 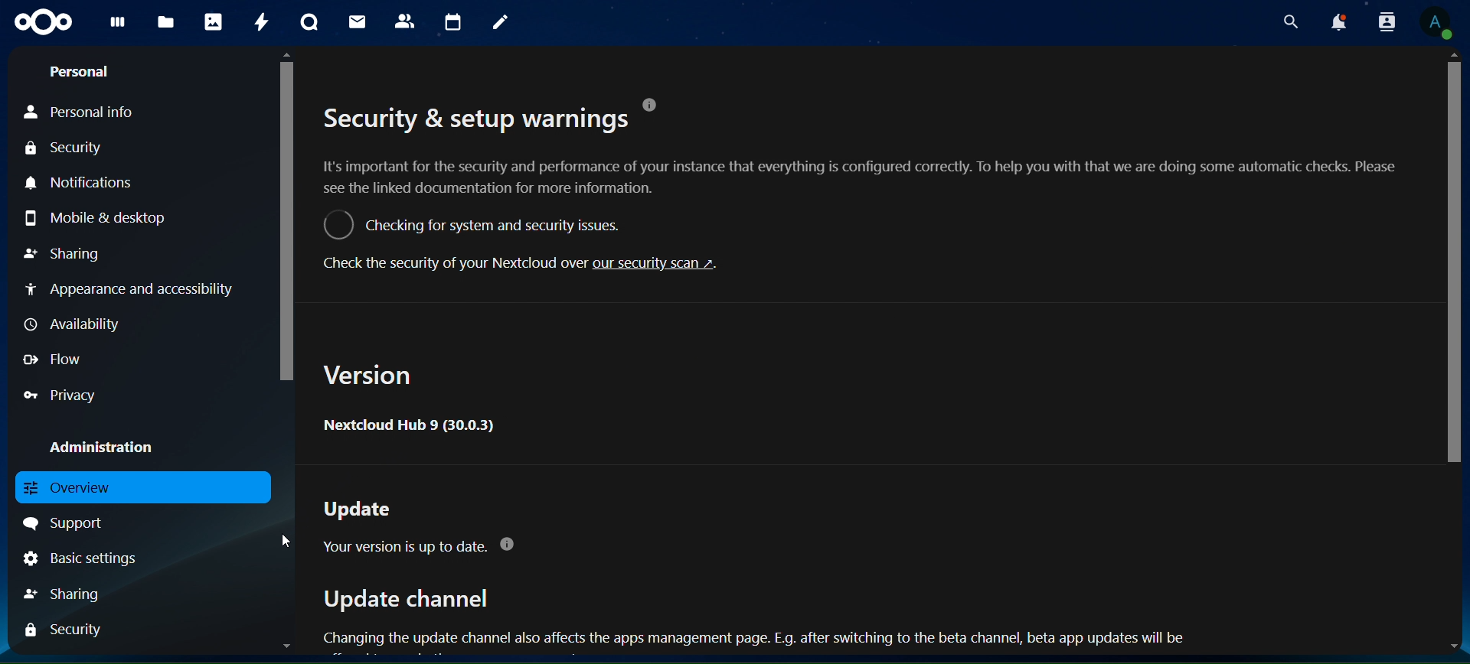 What do you see at coordinates (121, 27) in the screenshot?
I see `dashboard` at bounding box center [121, 27].